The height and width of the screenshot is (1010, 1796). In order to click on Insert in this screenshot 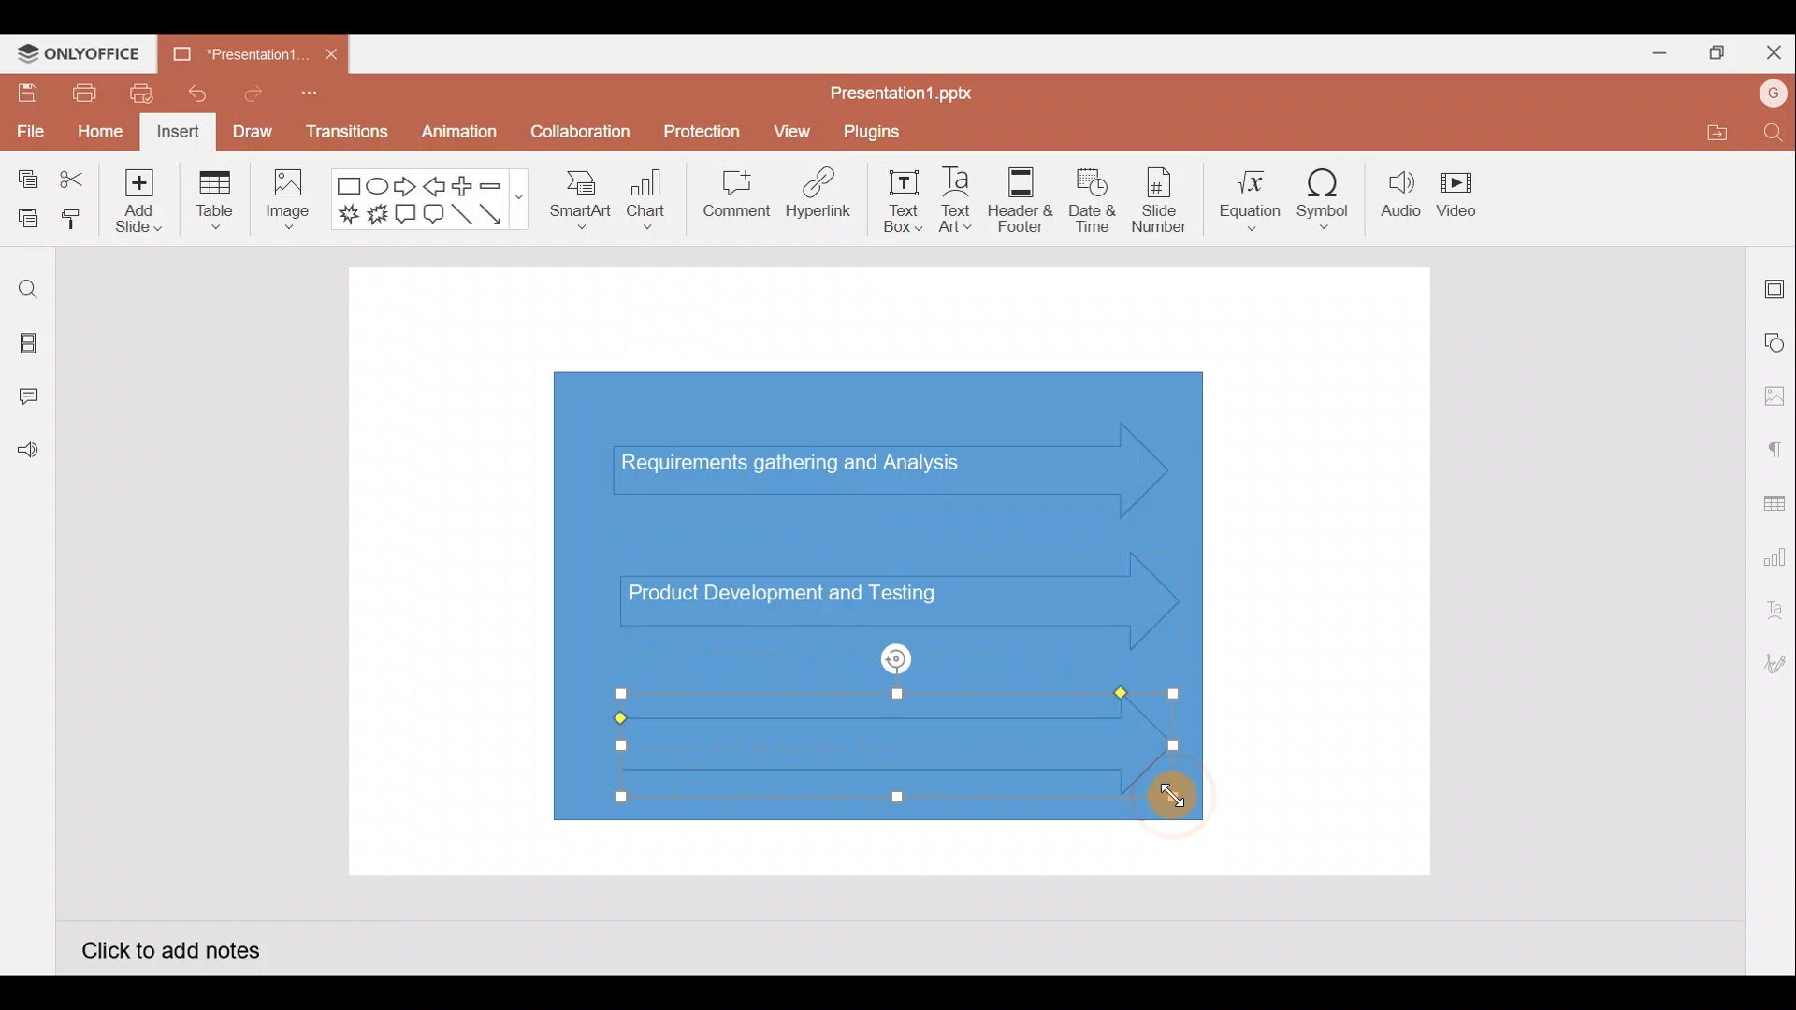, I will do `click(179, 133)`.